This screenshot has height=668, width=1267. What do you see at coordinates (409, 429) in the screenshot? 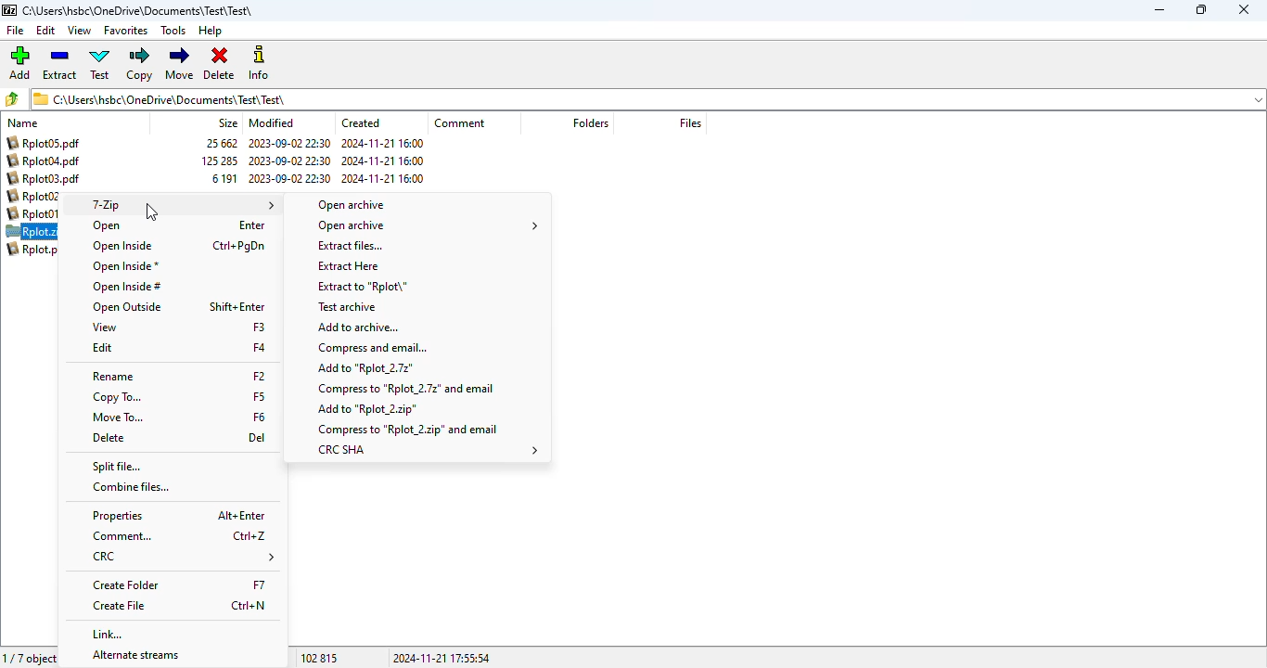
I see `compress to "Rplot_2.zip" file an email` at bounding box center [409, 429].